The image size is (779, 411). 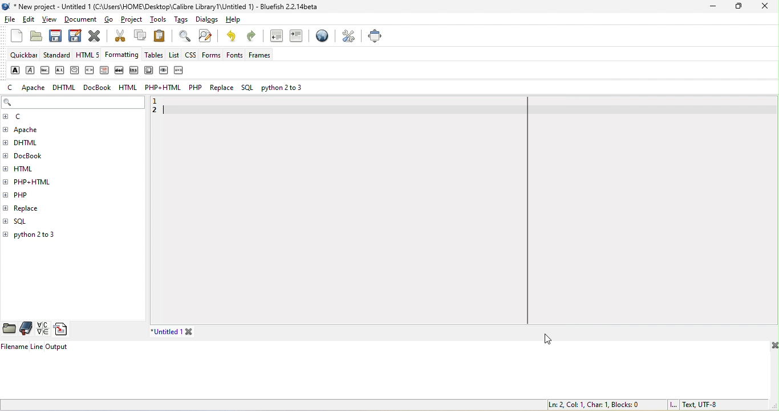 I want to click on docbook, so click(x=99, y=88).